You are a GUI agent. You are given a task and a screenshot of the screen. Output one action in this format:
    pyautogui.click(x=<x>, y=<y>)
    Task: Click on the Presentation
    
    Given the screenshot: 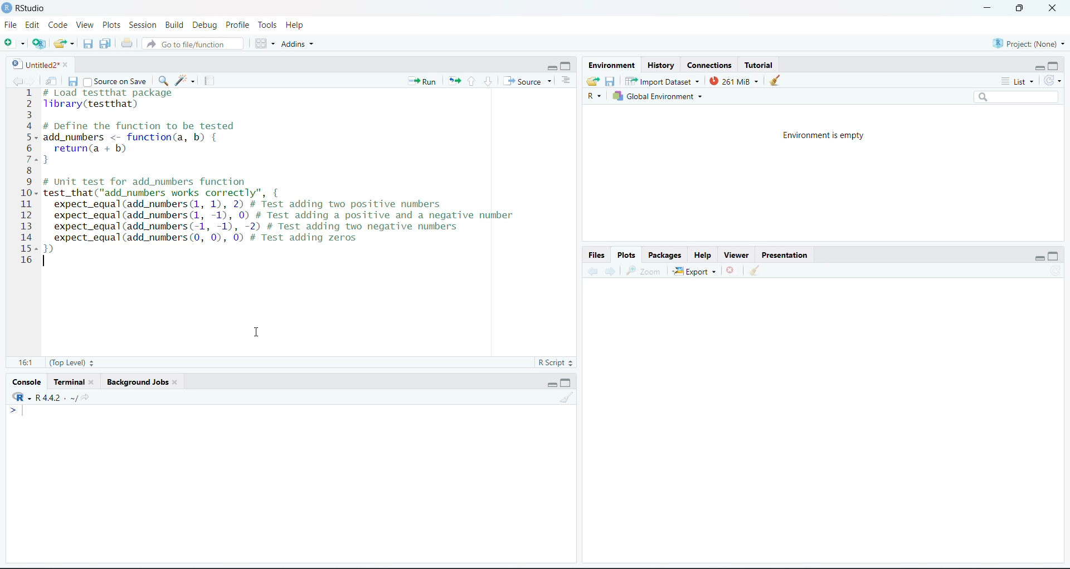 What is the action you would take?
    pyautogui.click(x=785, y=254)
    